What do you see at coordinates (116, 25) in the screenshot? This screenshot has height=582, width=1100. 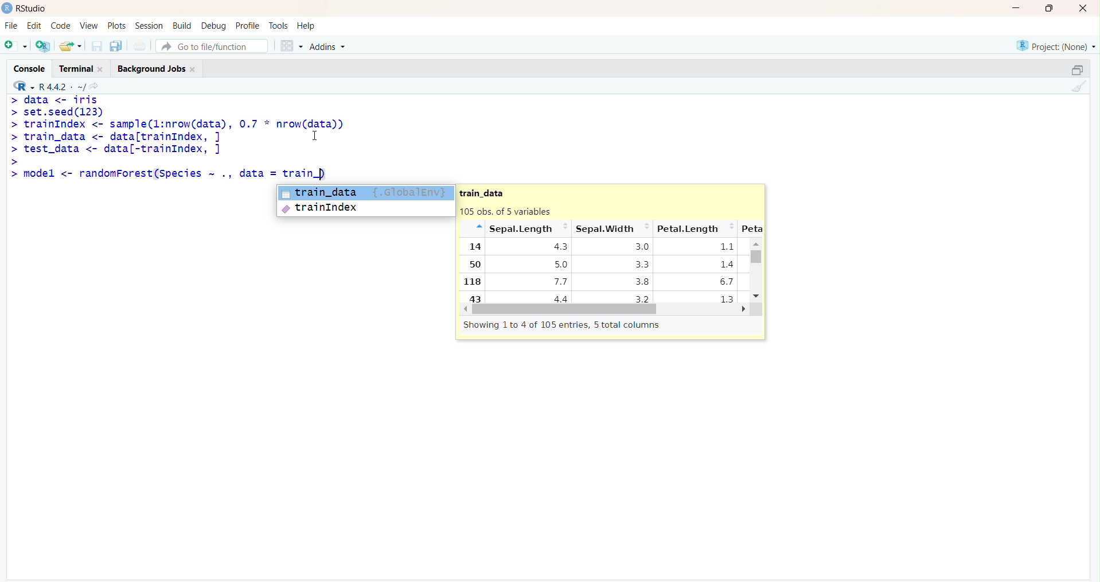 I see `Plots` at bounding box center [116, 25].